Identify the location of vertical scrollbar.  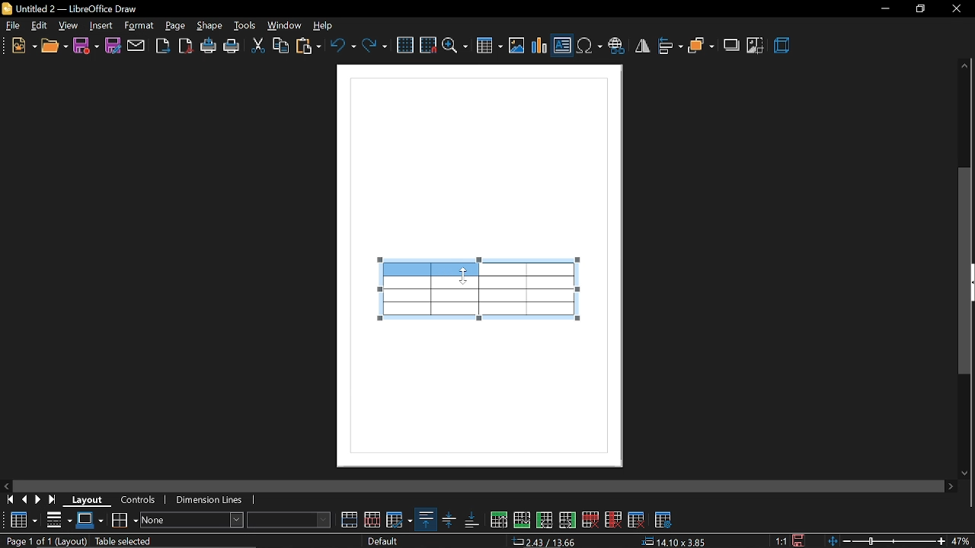
(965, 271).